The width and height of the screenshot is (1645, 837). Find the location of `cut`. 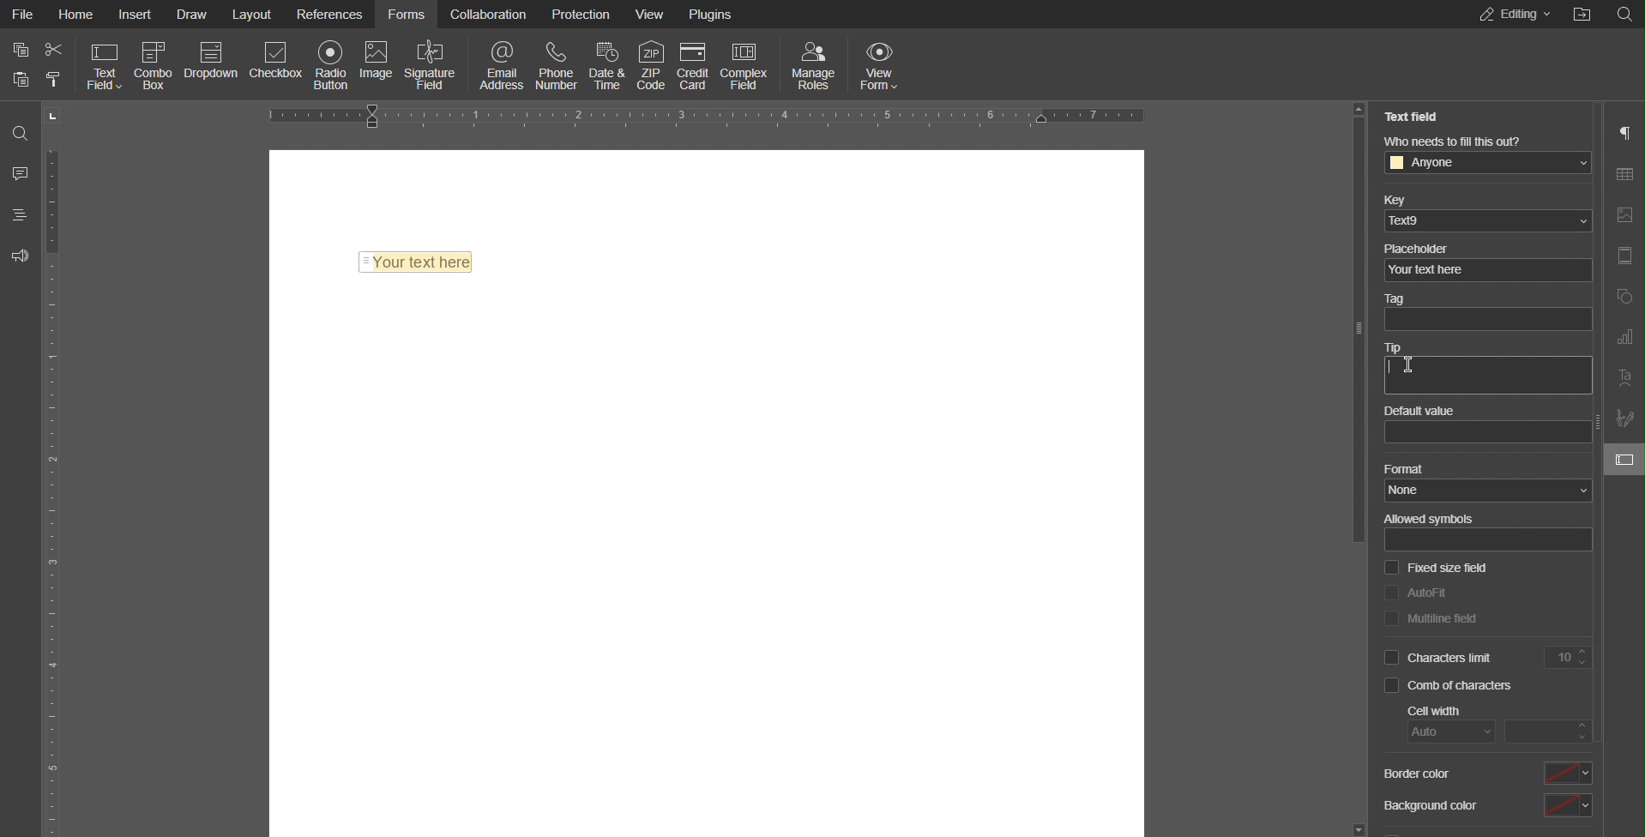

cut is located at coordinates (55, 50).